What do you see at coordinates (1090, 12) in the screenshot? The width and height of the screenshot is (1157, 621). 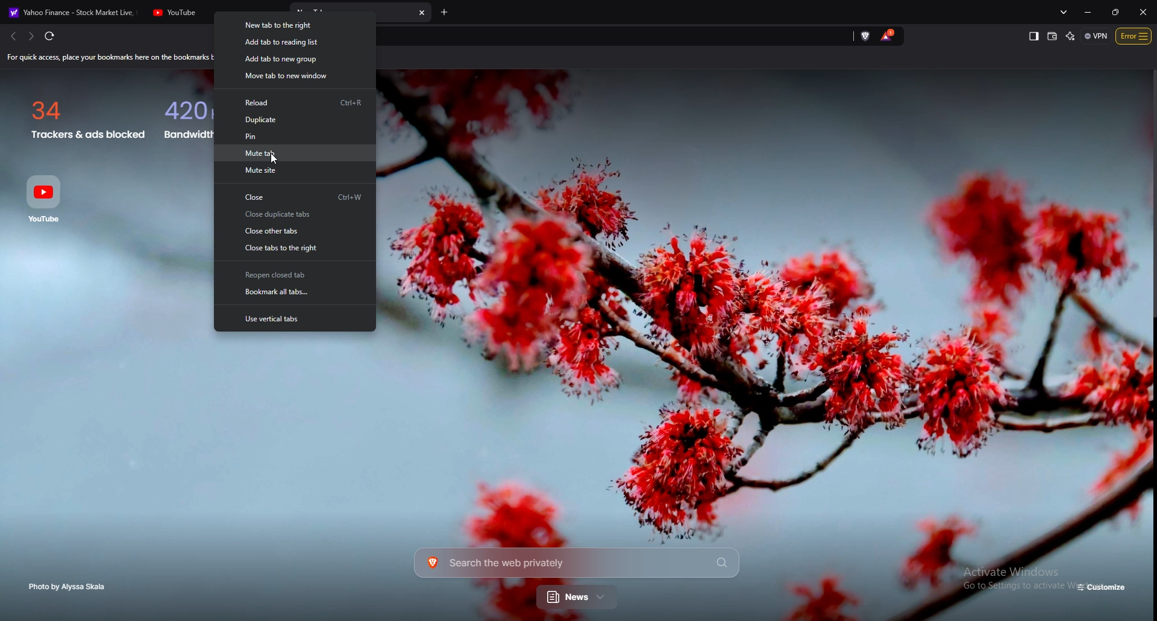 I see `minimize` at bounding box center [1090, 12].